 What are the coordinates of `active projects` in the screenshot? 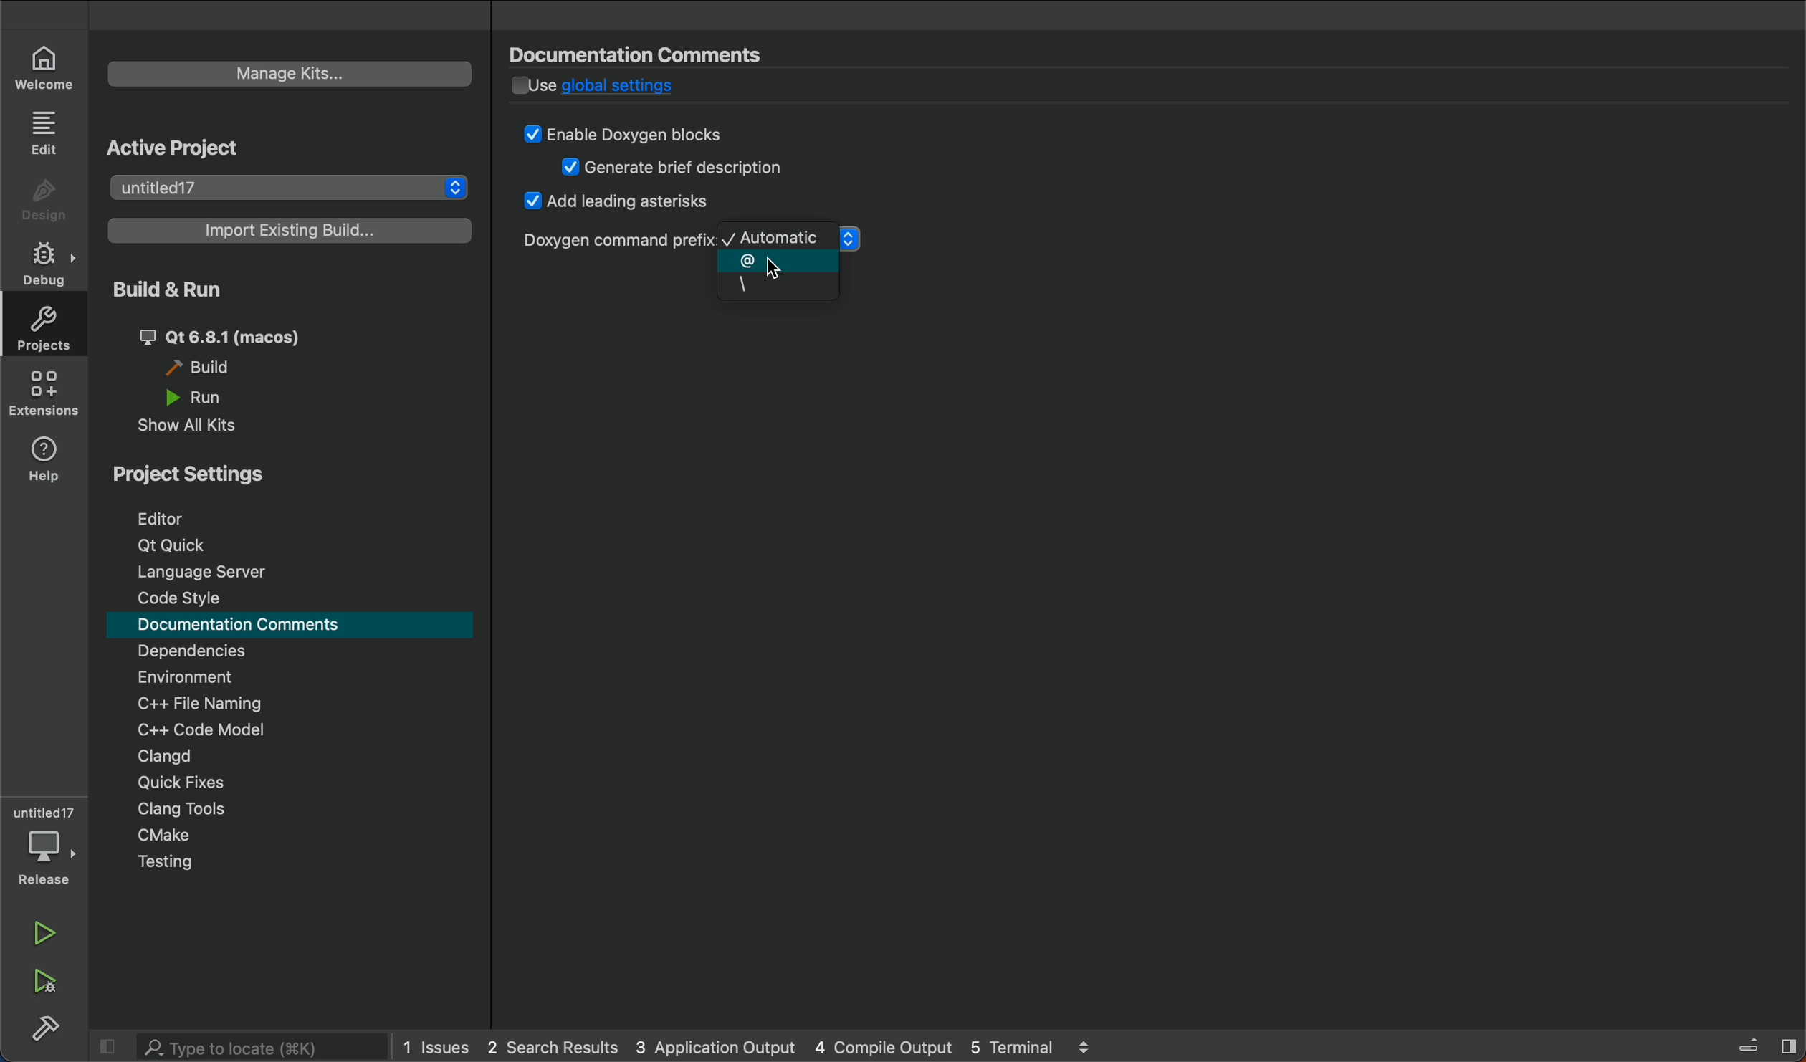 It's located at (190, 145).